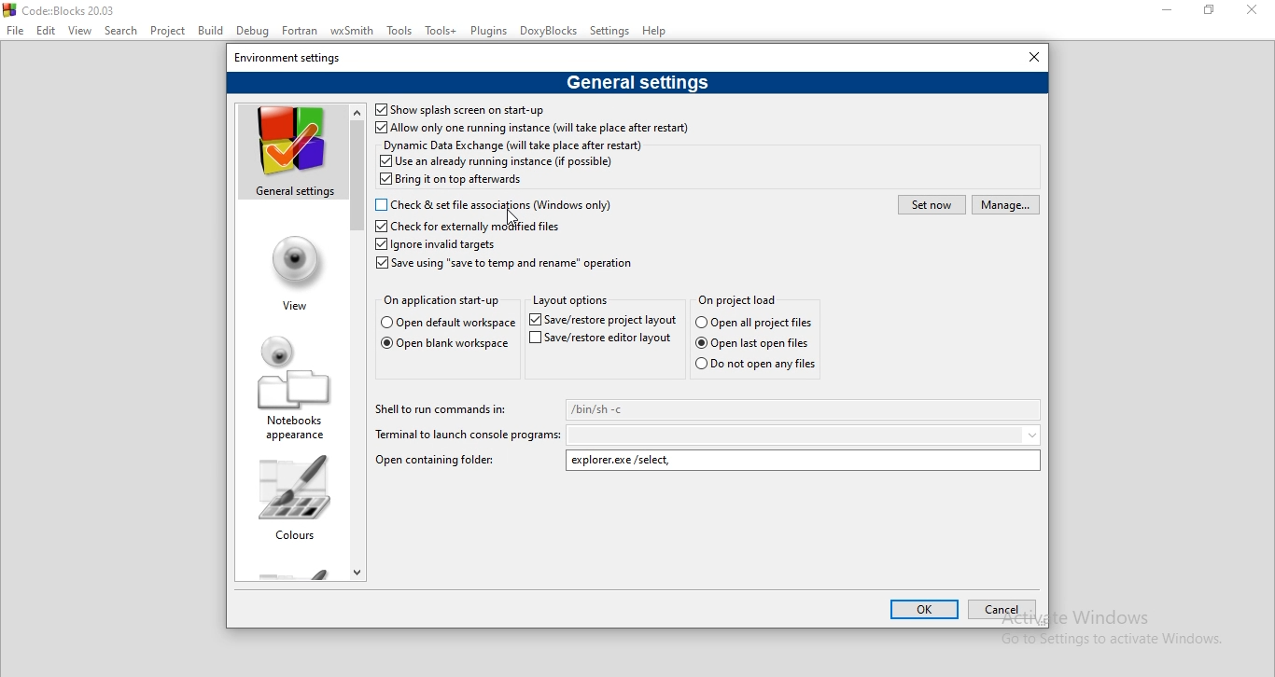 This screenshot has height=677, width=1275. What do you see at coordinates (292, 497) in the screenshot?
I see `colours` at bounding box center [292, 497].